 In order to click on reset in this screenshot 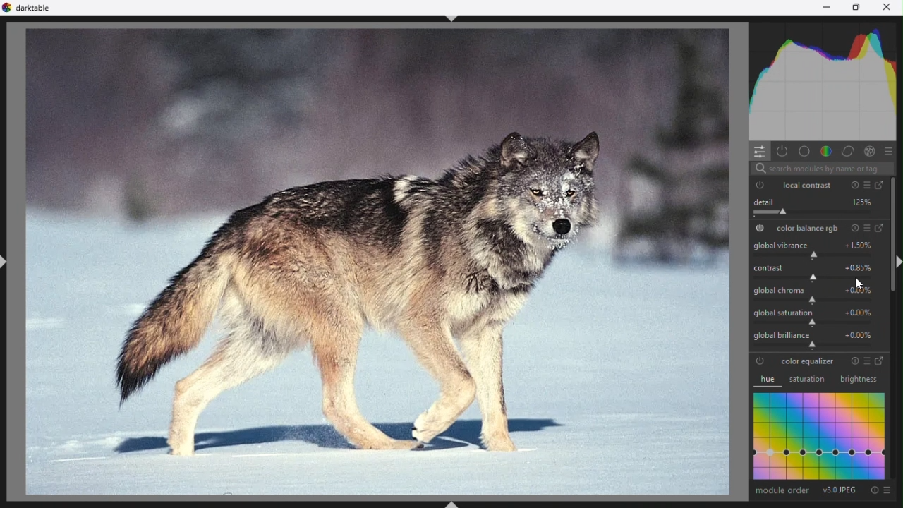, I will do `click(852, 361)`.